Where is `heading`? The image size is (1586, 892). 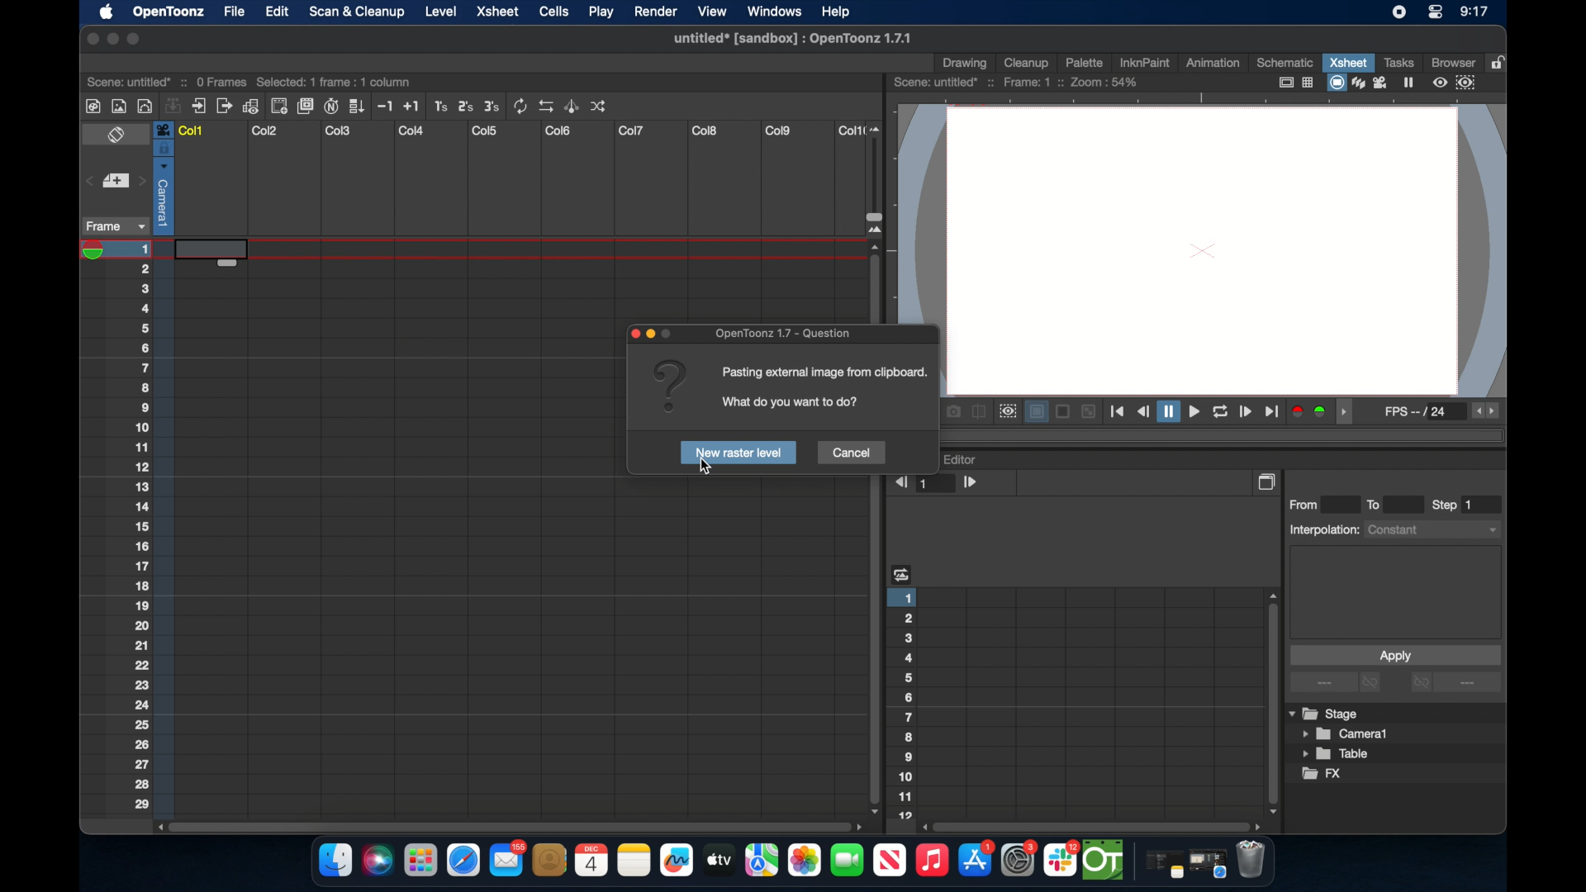 heading is located at coordinates (902, 573).